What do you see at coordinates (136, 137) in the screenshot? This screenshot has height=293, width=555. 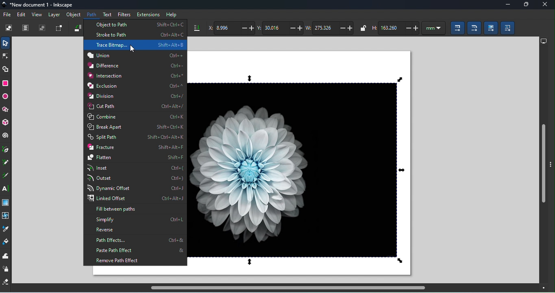 I see `Split path` at bounding box center [136, 137].